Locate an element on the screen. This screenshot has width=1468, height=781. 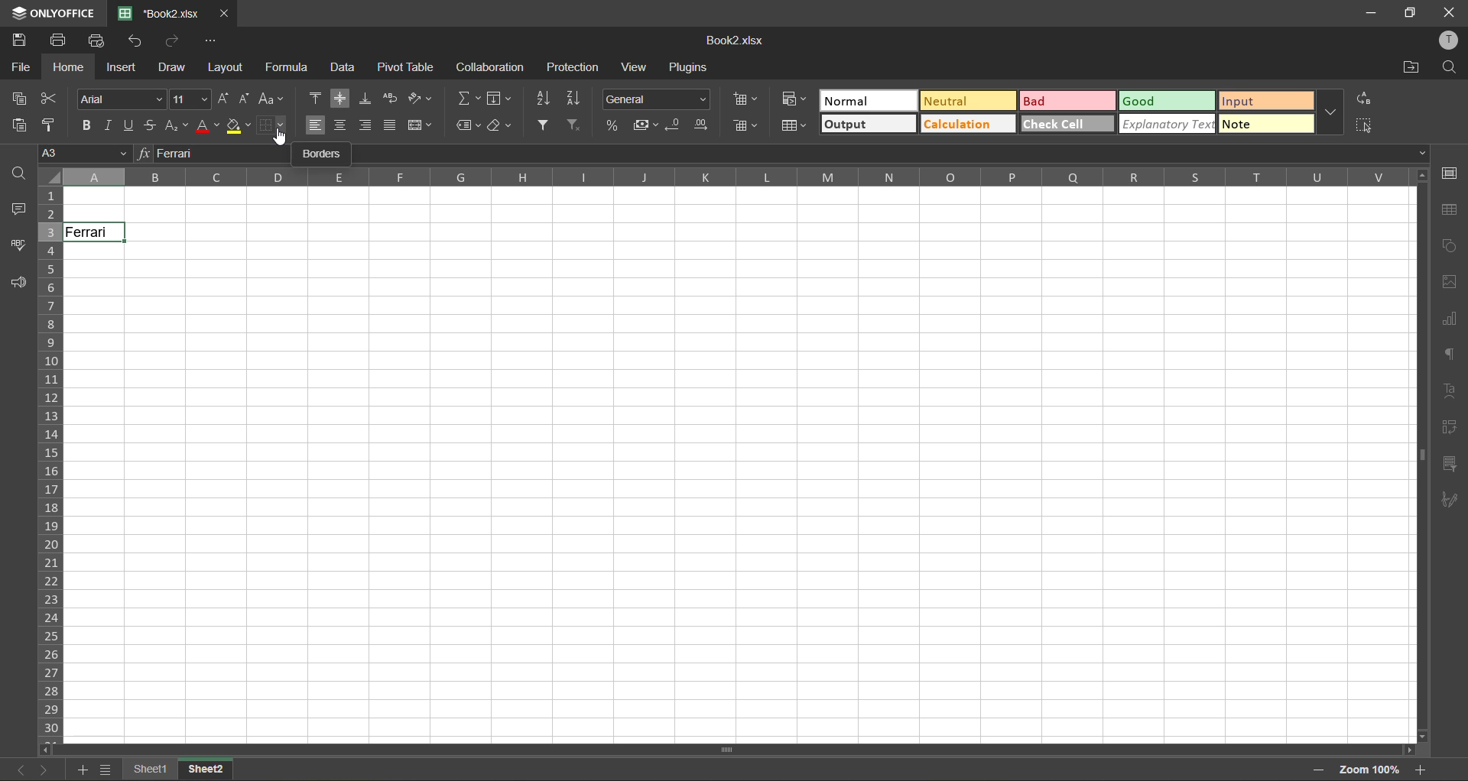
font color is located at coordinates (207, 125).